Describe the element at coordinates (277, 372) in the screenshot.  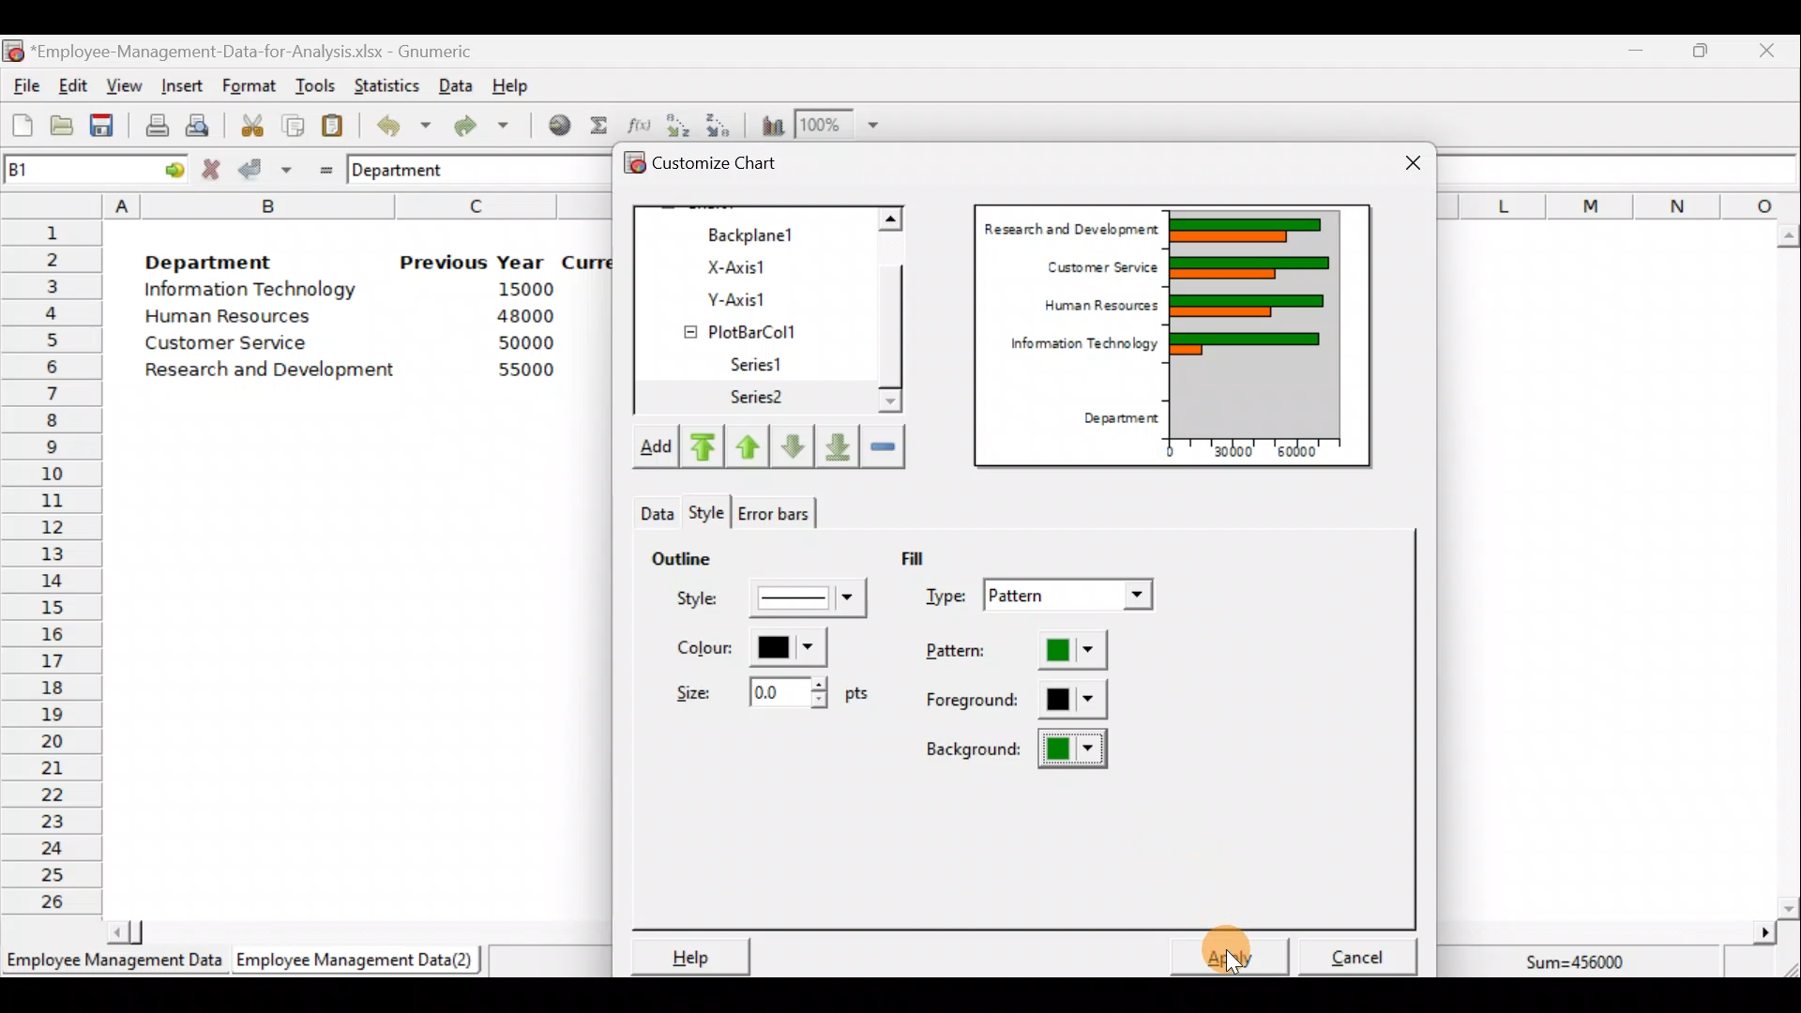
I see `Research and Development` at that location.